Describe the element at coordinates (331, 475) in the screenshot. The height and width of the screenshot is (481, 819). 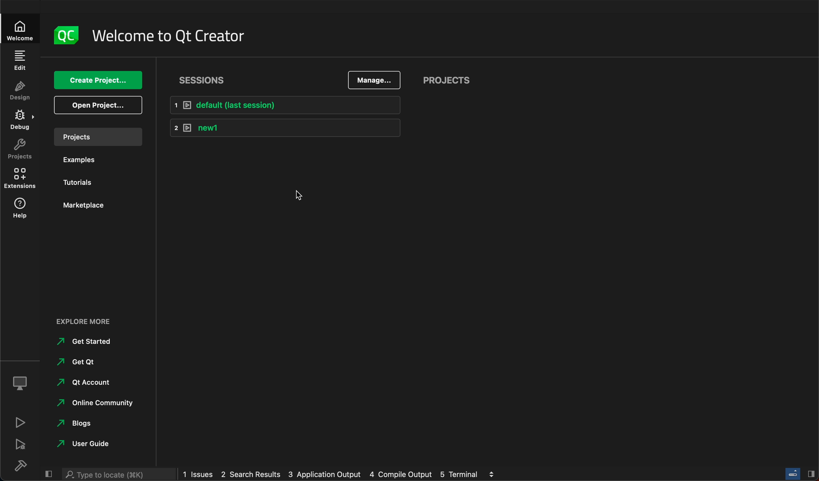
I see `logs` at that location.